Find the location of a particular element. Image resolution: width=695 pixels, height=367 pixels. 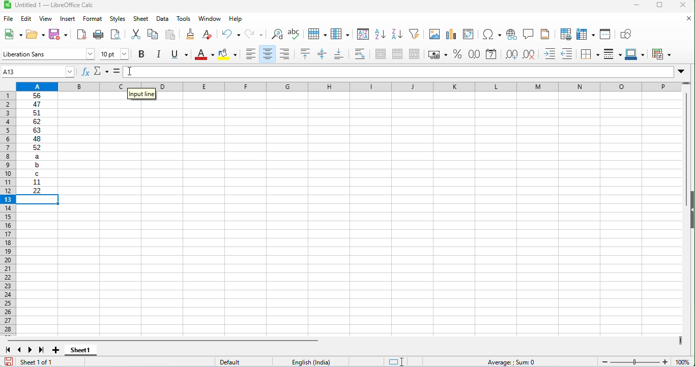

22 is located at coordinates (37, 190).